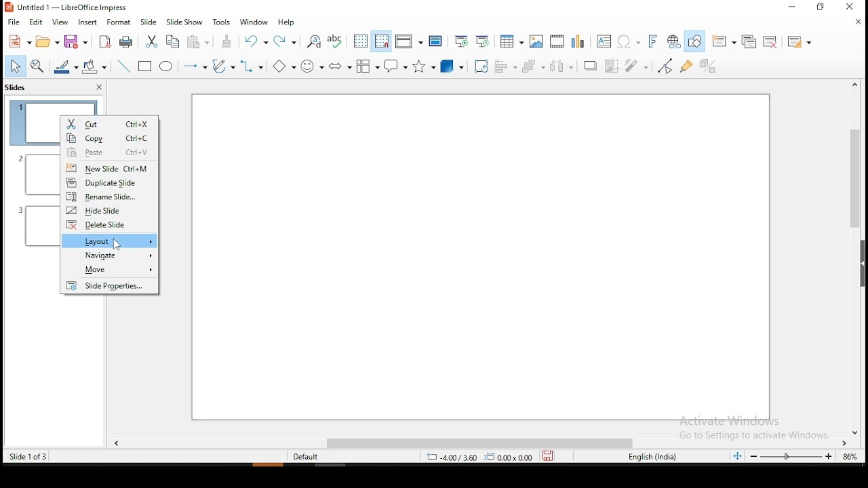  What do you see at coordinates (667, 65) in the screenshot?
I see `toggle point edit mode` at bounding box center [667, 65].